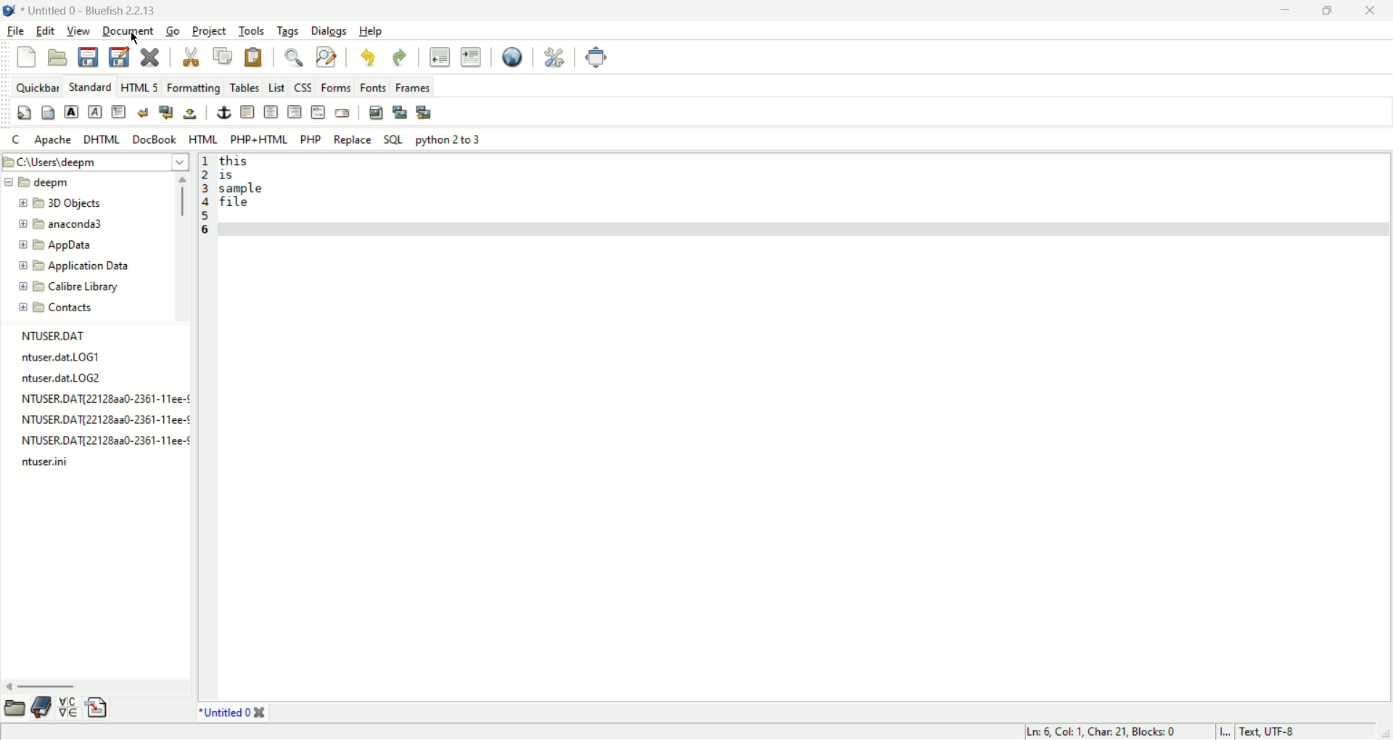  What do you see at coordinates (294, 112) in the screenshot?
I see `right justify` at bounding box center [294, 112].